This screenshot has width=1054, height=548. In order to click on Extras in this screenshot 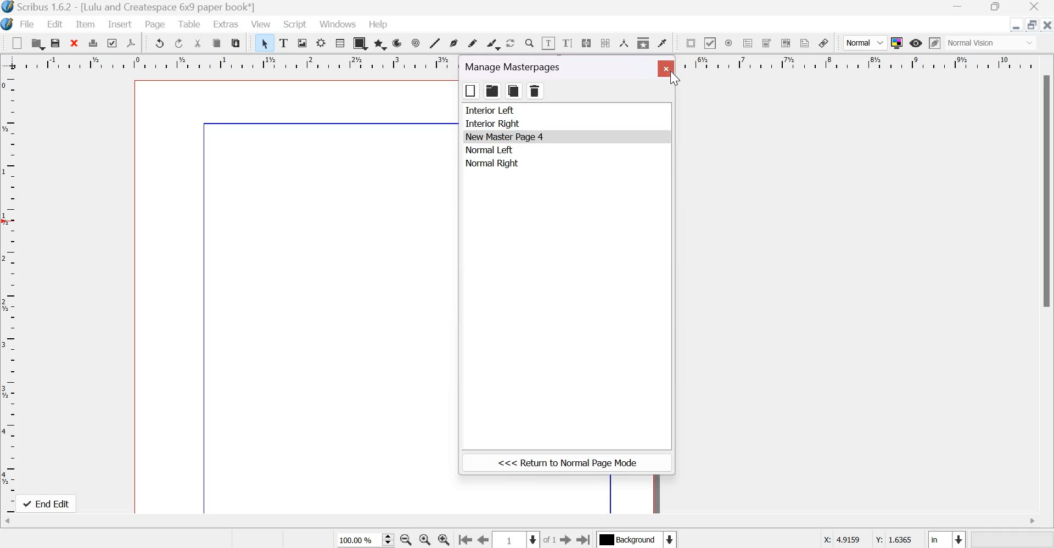, I will do `click(225, 24)`.